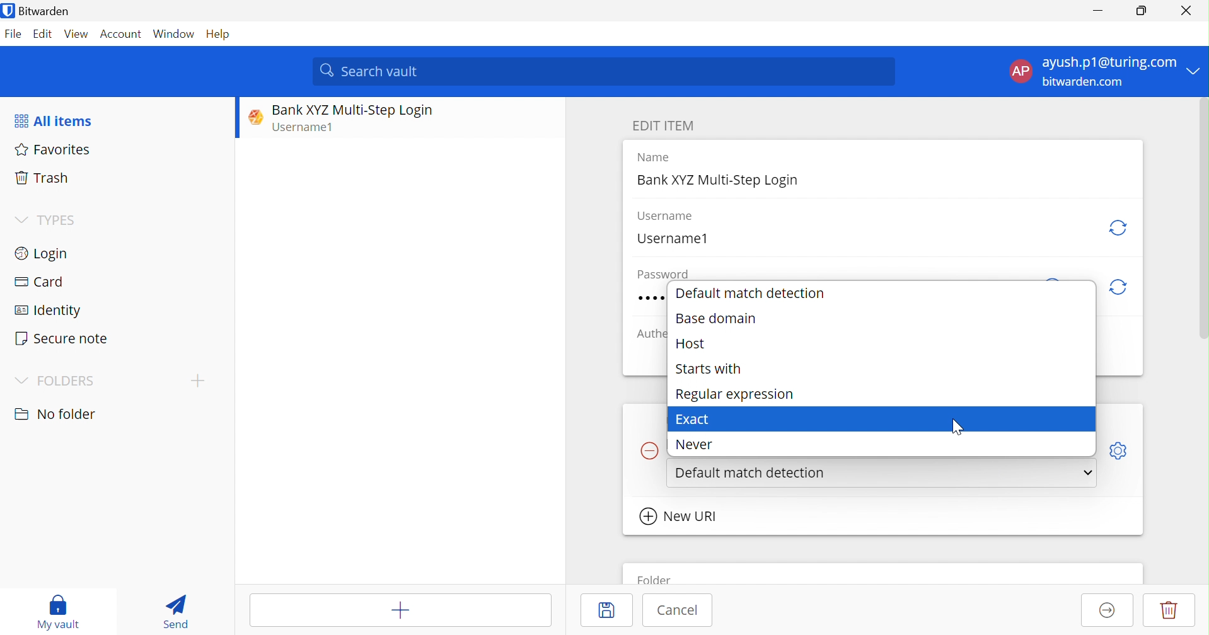 This screenshot has width=1209, height=635. I want to click on Edit, so click(42, 34).